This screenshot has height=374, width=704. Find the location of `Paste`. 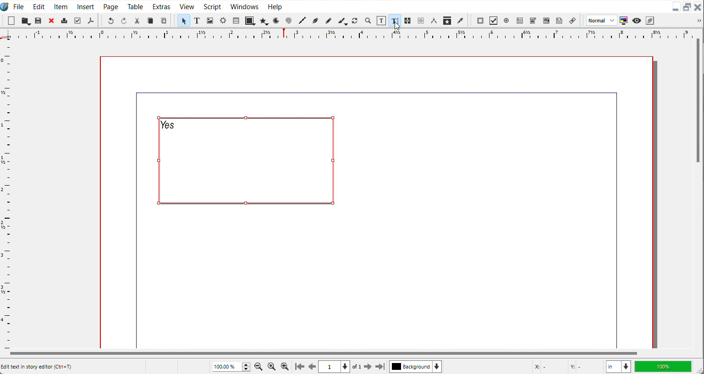

Paste is located at coordinates (164, 20).